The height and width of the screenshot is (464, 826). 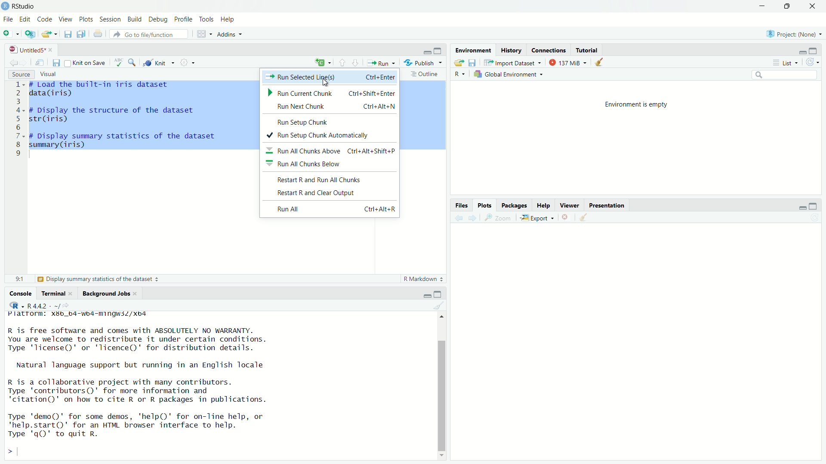 What do you see at coordinates (22, 74) in the screenshot?
I see `Source` at bounding box center [22, 74].